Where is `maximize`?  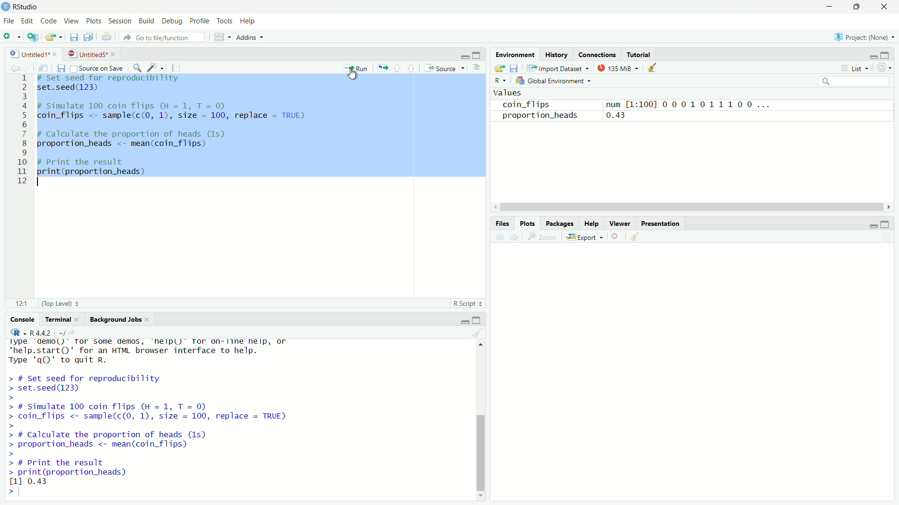
maximize is located at coordinates (890, 53).